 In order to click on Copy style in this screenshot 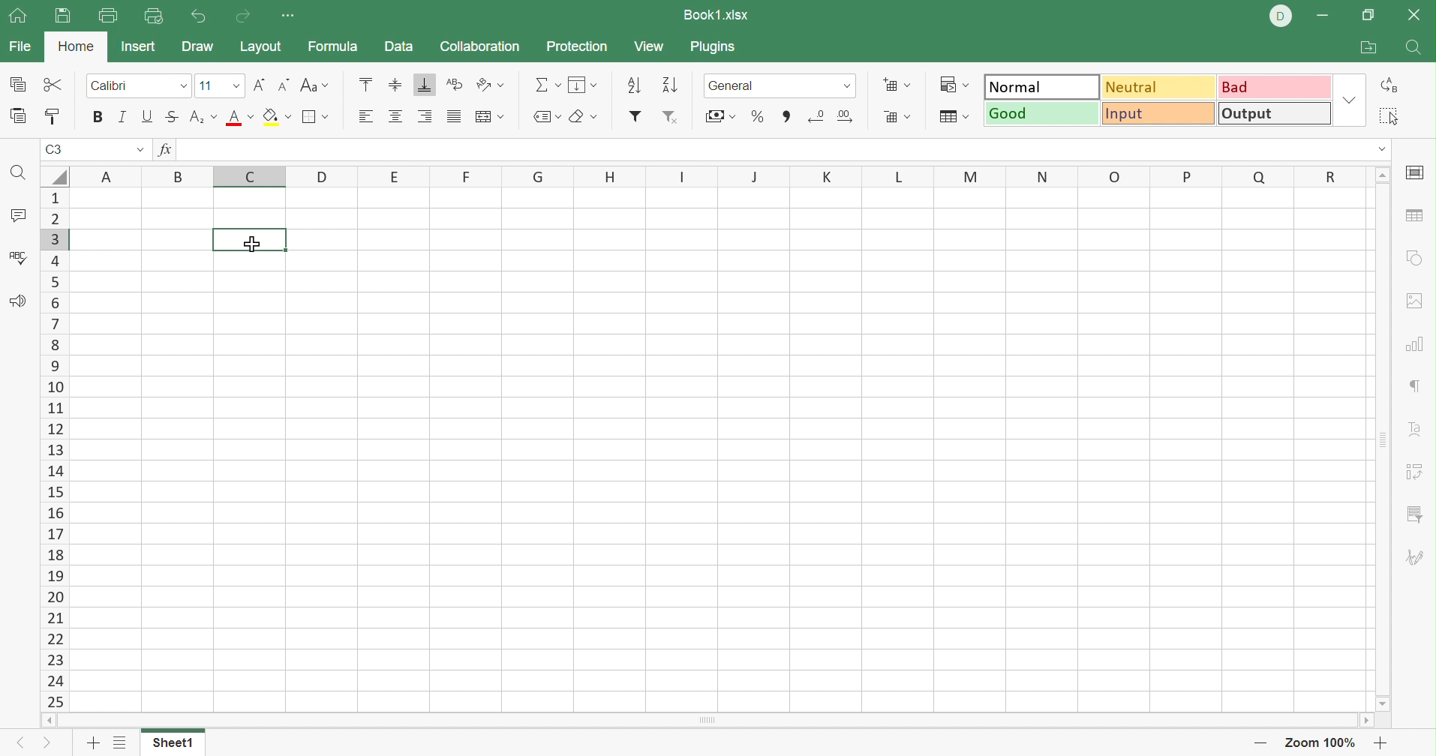, I will do `click(54, 115)`.